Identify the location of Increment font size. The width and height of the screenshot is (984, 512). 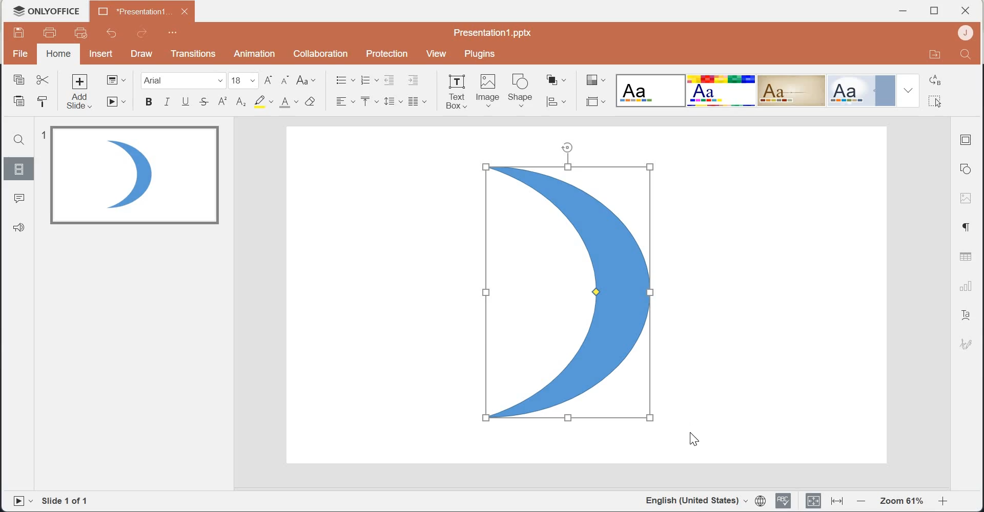
(268, 80).